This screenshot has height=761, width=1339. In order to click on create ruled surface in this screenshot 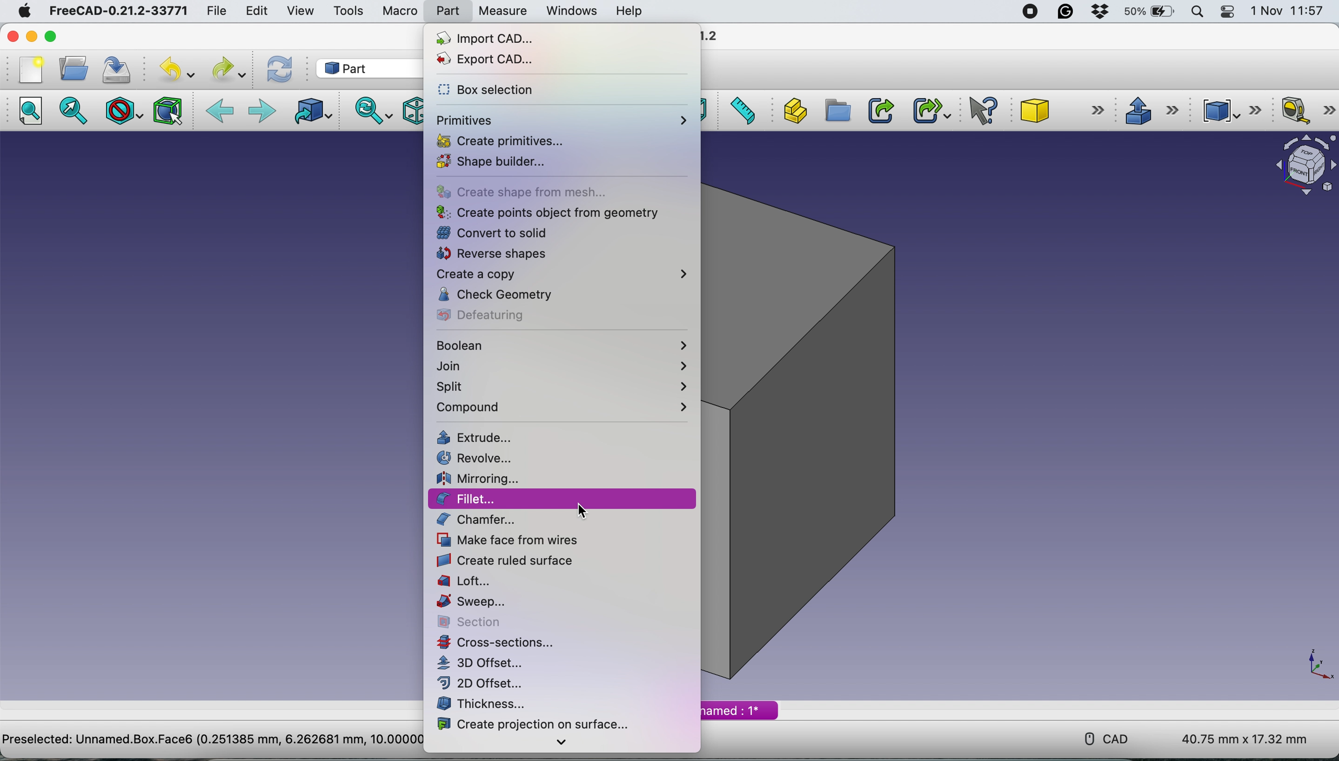, I will do `click(506, 560)`.